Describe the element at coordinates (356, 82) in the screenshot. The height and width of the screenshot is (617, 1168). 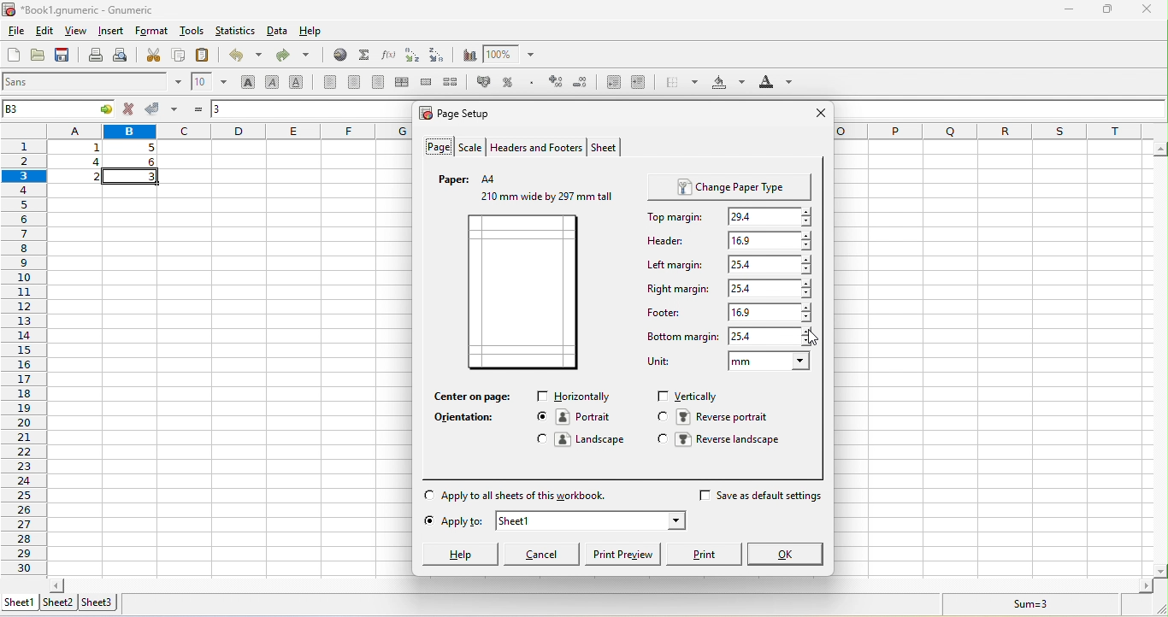
I see `center` at that location.